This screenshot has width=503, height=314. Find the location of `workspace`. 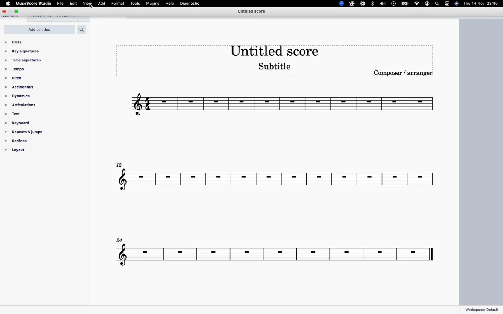

workspace is located at coordinates (482, 309).